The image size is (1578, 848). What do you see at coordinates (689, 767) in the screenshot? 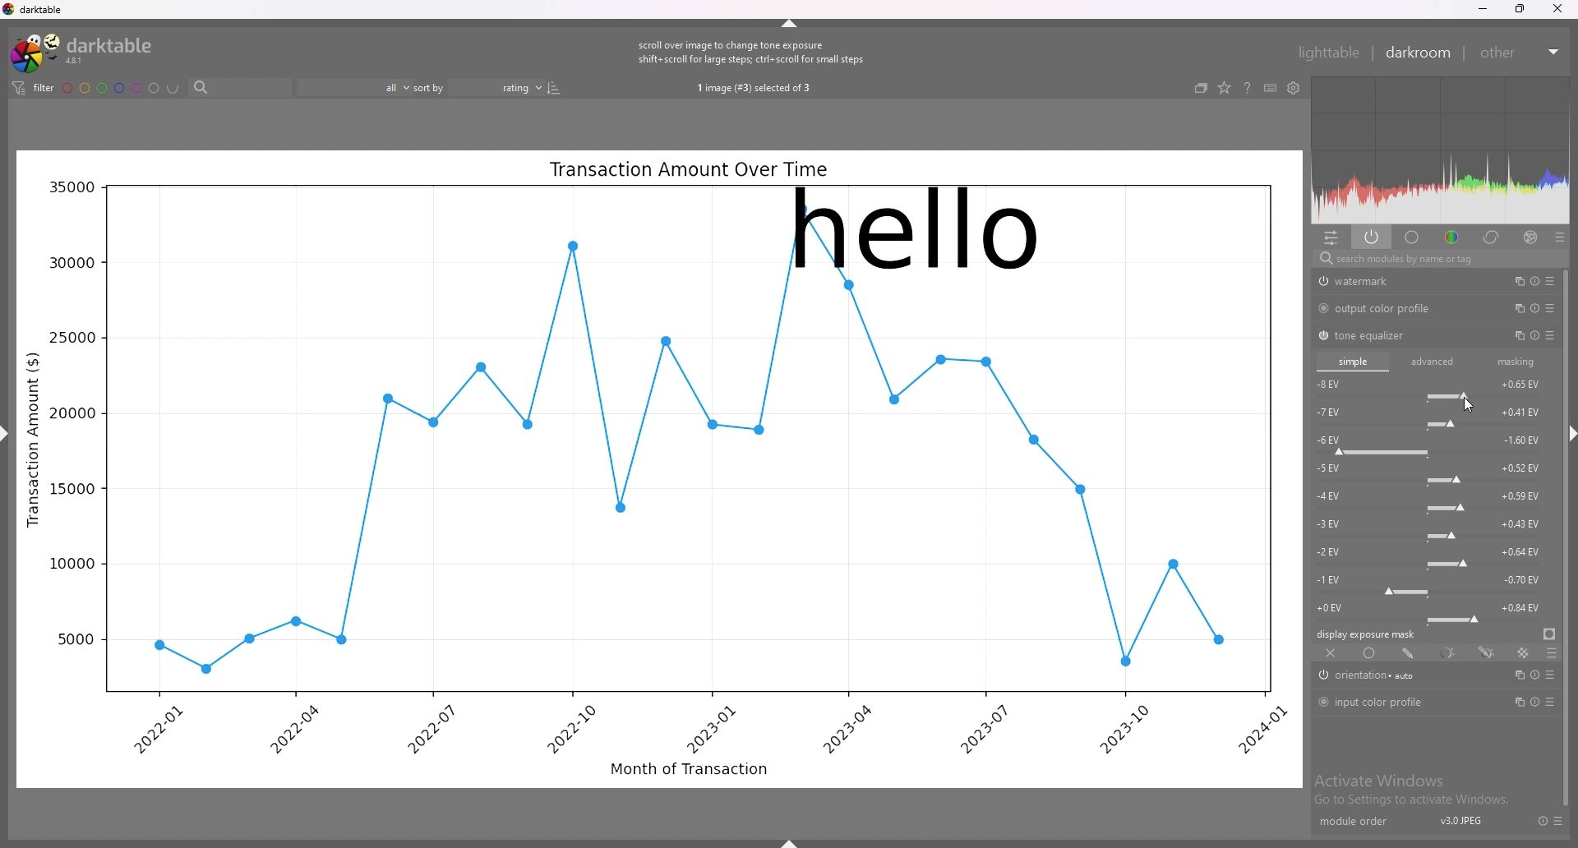
I see `Month of Transaction` at bounding box center [689, 767].